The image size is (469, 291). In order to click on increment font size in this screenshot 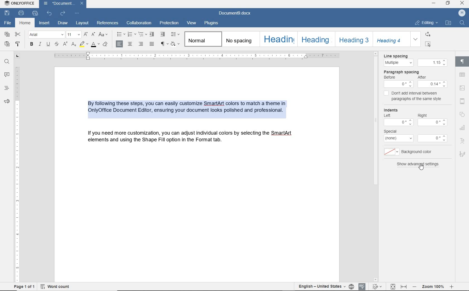, I will do `click(86, 34)`.